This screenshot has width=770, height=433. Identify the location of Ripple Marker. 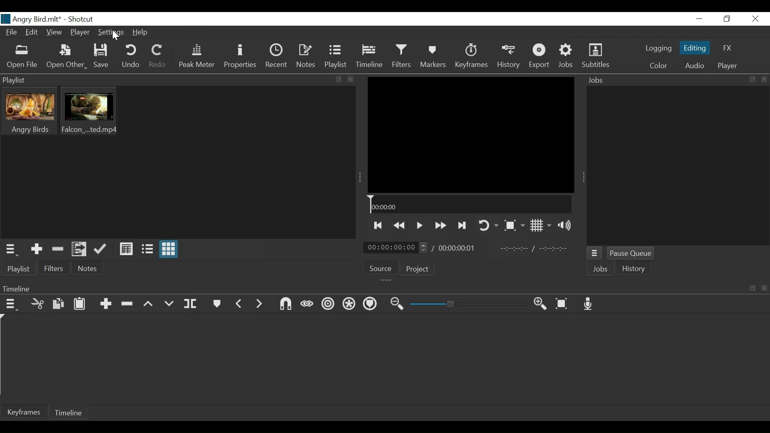
(370, 304).